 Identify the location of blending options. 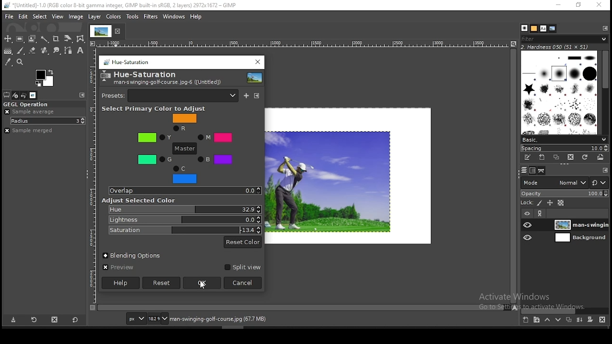
(134, 256).